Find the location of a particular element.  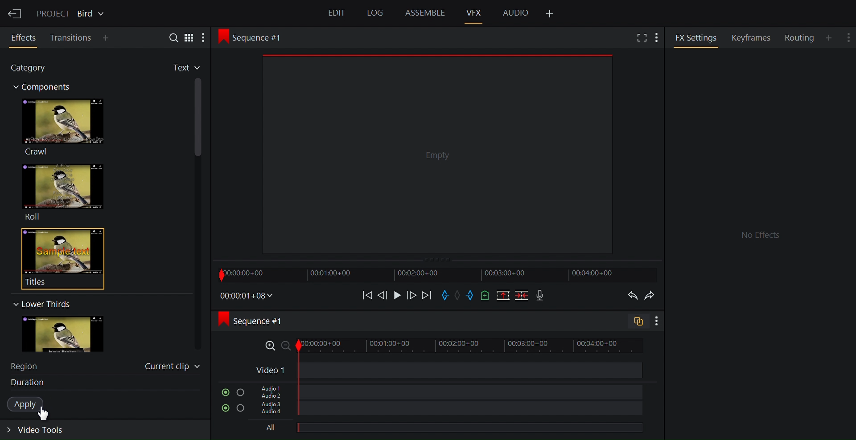

Favorites is located at coordinates (179, 68).